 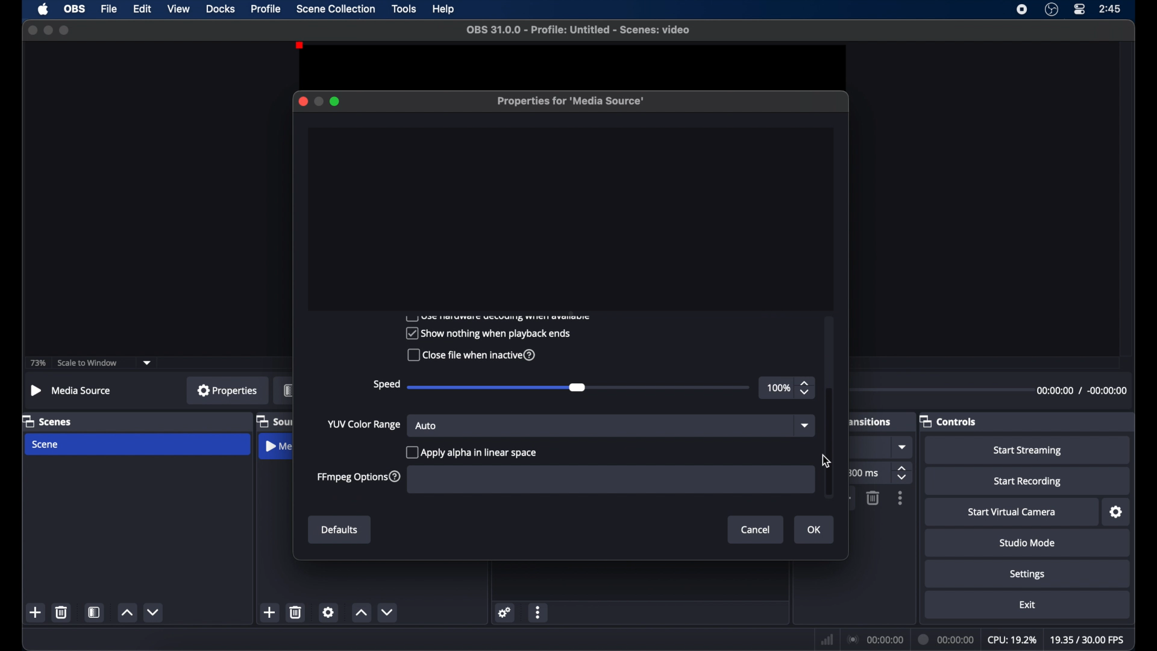 I want to click on start streaming, so click(x=1028, y=451).